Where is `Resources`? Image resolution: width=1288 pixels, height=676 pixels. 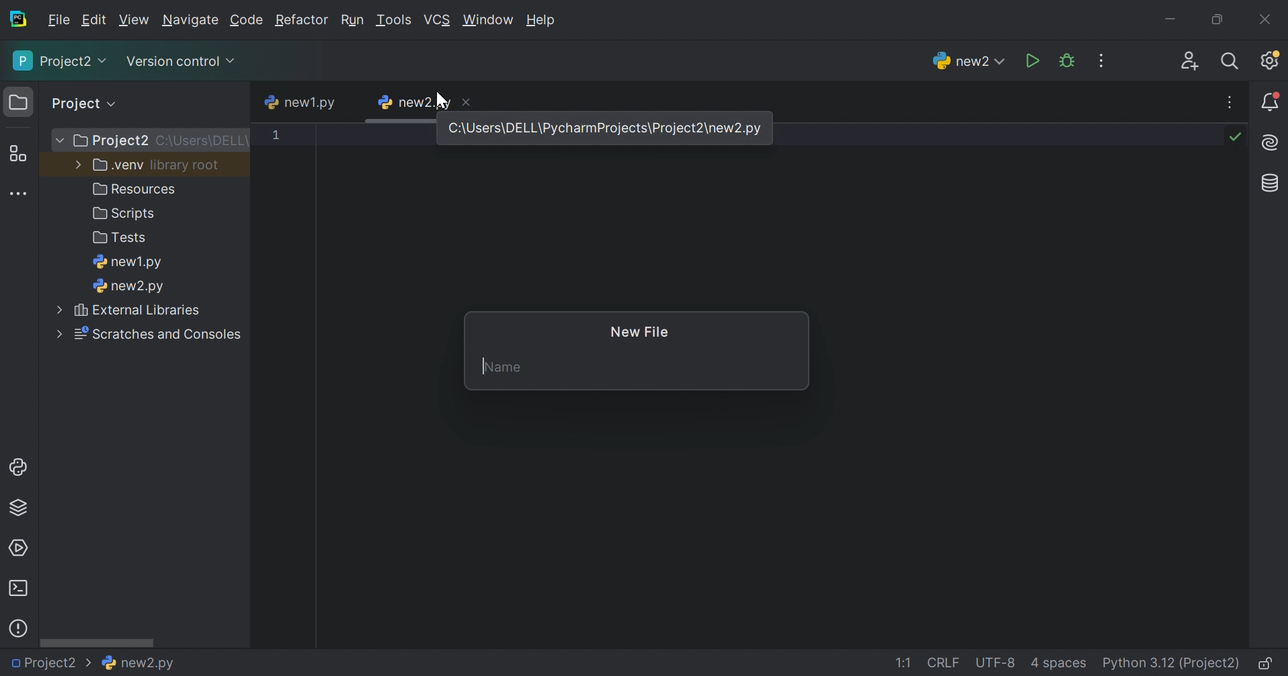 Resources is located at coordinates (137, 189).